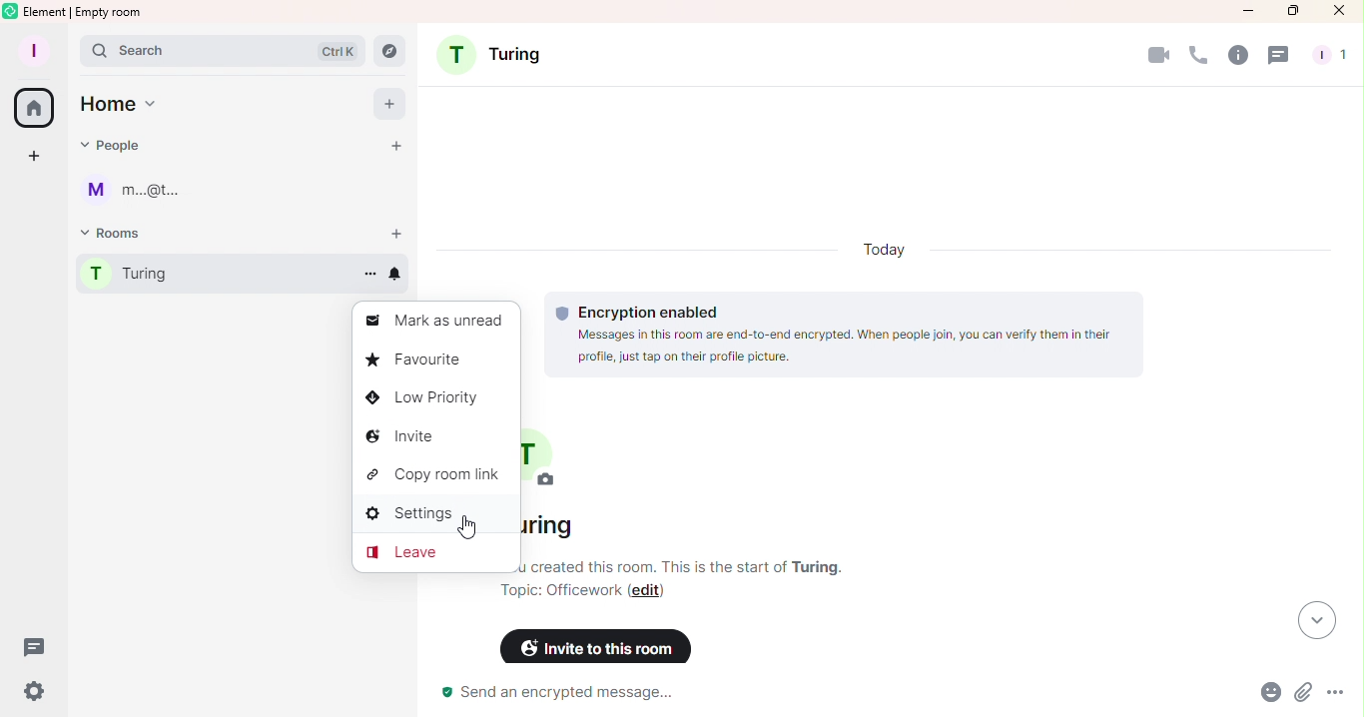 This screenshot has height=717, width=1364. What do you see at coordinates (408, 274) in the screenshot?
I see `Notification options` at bounding box center [408, 274].